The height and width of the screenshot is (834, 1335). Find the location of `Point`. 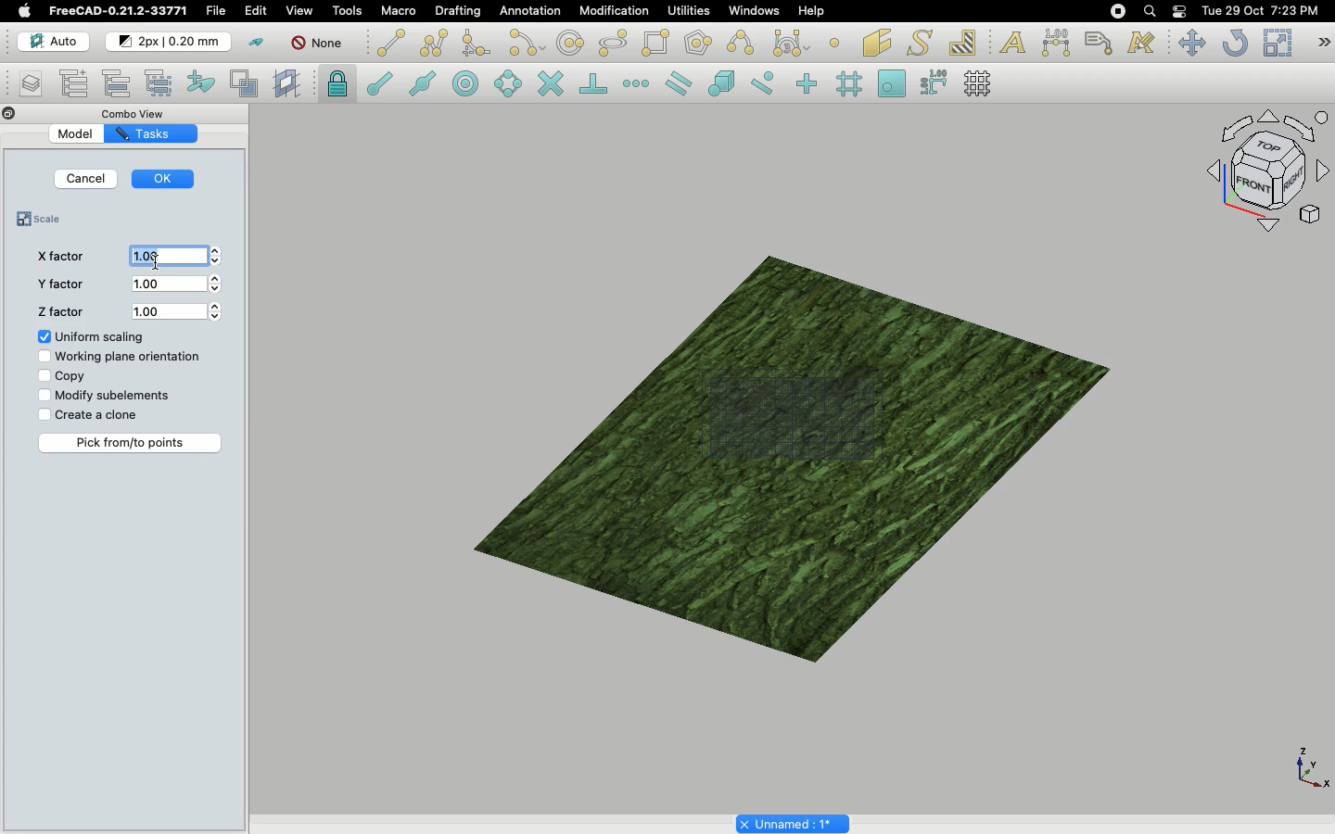

Point is located at coordinates (838, 42).